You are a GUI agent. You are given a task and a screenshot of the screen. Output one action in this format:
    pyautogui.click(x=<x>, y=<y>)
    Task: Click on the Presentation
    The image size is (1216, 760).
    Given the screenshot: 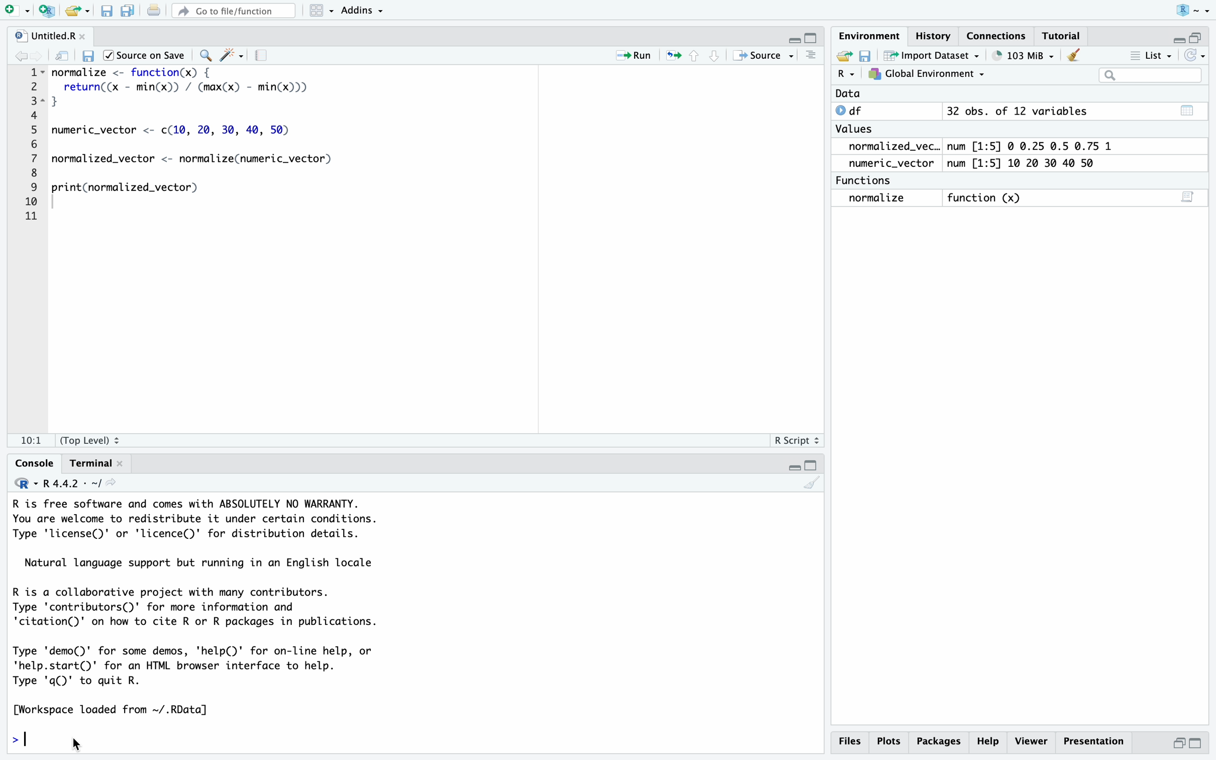 What is the action you would take?
    pyautogui.click(x=1093, y=741)
    